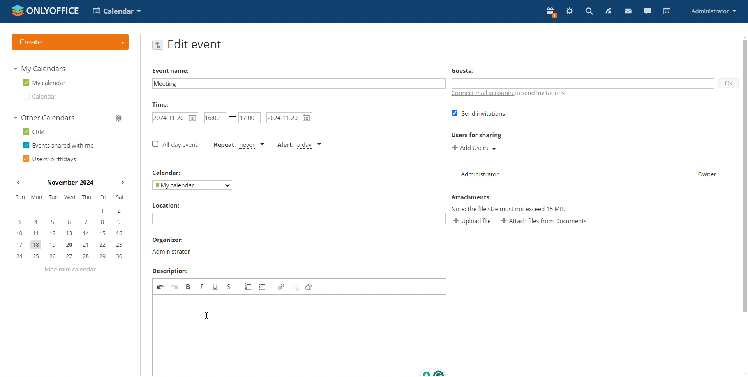 The width and height of the screenshot is (748, 377). I want to click on guests, so click(462, 70).